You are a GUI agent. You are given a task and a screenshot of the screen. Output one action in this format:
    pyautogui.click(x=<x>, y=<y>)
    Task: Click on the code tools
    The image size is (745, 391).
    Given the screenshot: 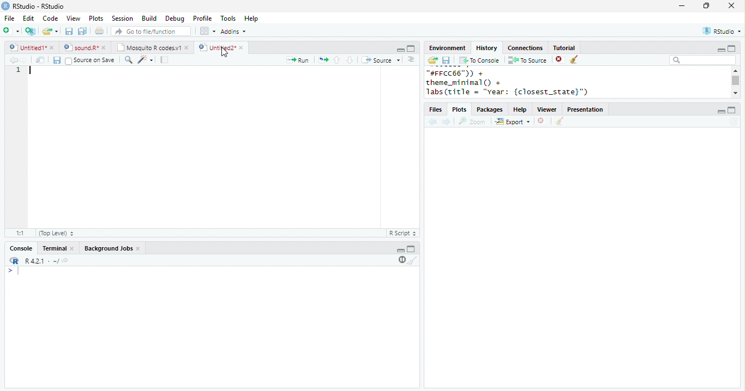 What is the action you would take?
    pyautogui.click(x=146, y=59)
    